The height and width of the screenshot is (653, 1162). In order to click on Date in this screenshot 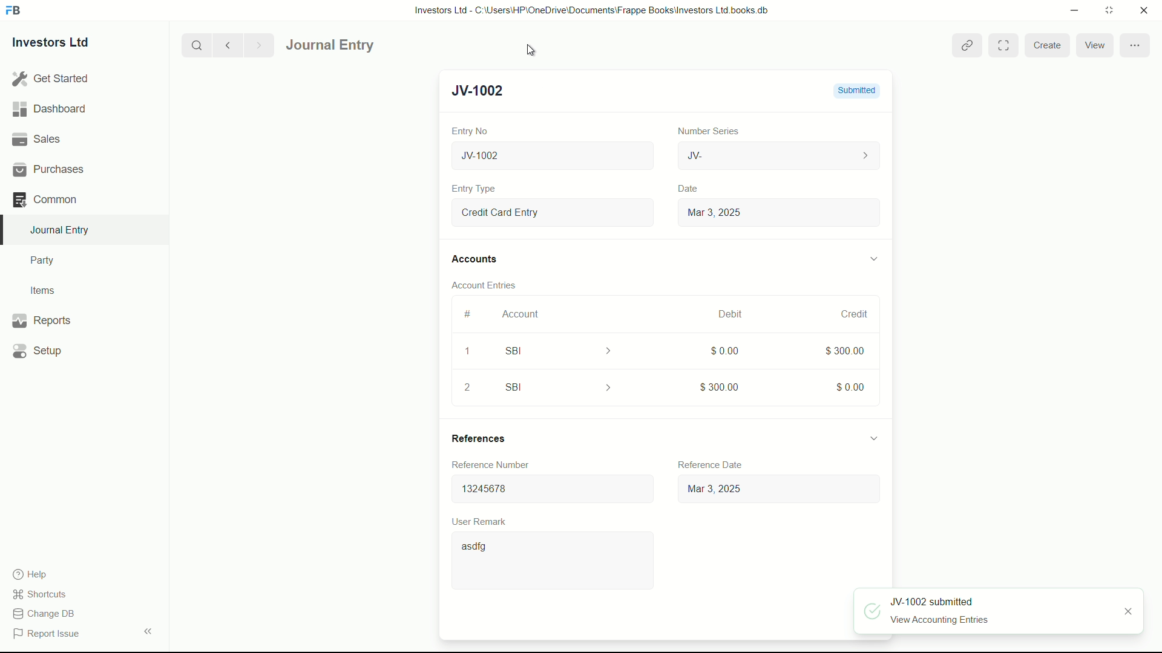, I will do `click(689, 189)`.